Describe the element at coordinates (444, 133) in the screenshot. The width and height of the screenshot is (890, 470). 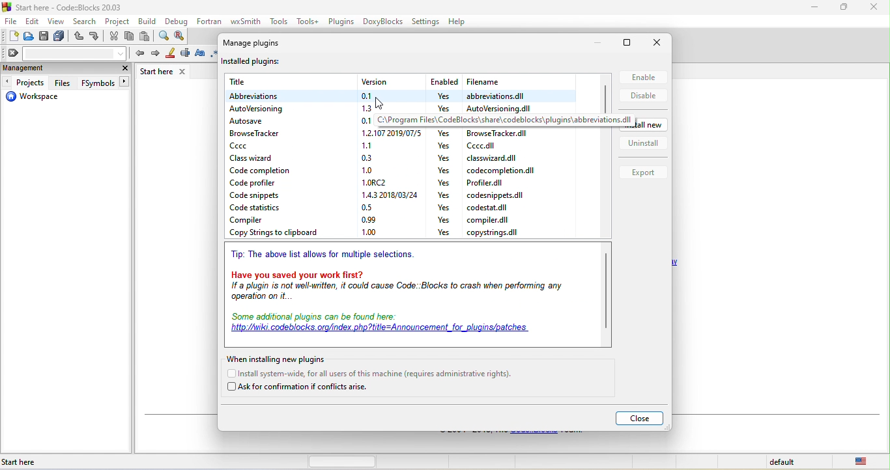
I see `yes` at that location.